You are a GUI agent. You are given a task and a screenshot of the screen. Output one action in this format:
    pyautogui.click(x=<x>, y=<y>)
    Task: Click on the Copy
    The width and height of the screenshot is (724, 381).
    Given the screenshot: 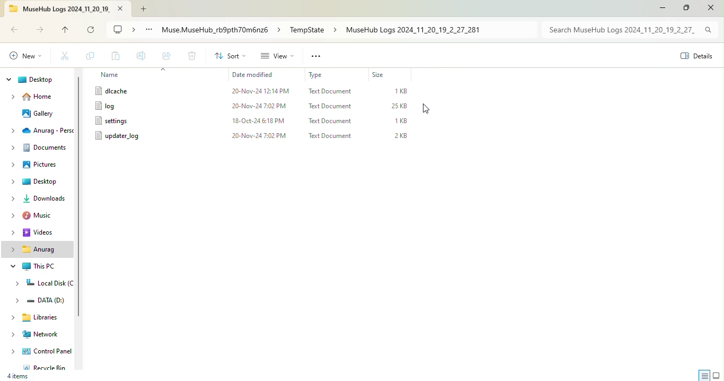 What is the action you would take?
    pyautogui.click(x=92, y=58)
    